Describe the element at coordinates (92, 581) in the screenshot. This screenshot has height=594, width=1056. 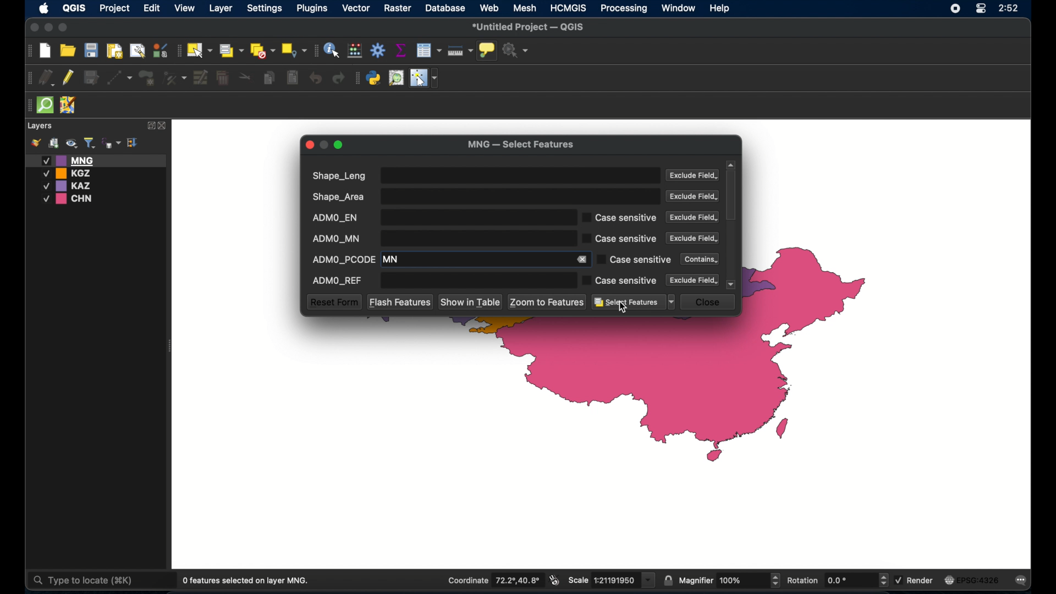
I see `Type to locate (#K)` at that location.